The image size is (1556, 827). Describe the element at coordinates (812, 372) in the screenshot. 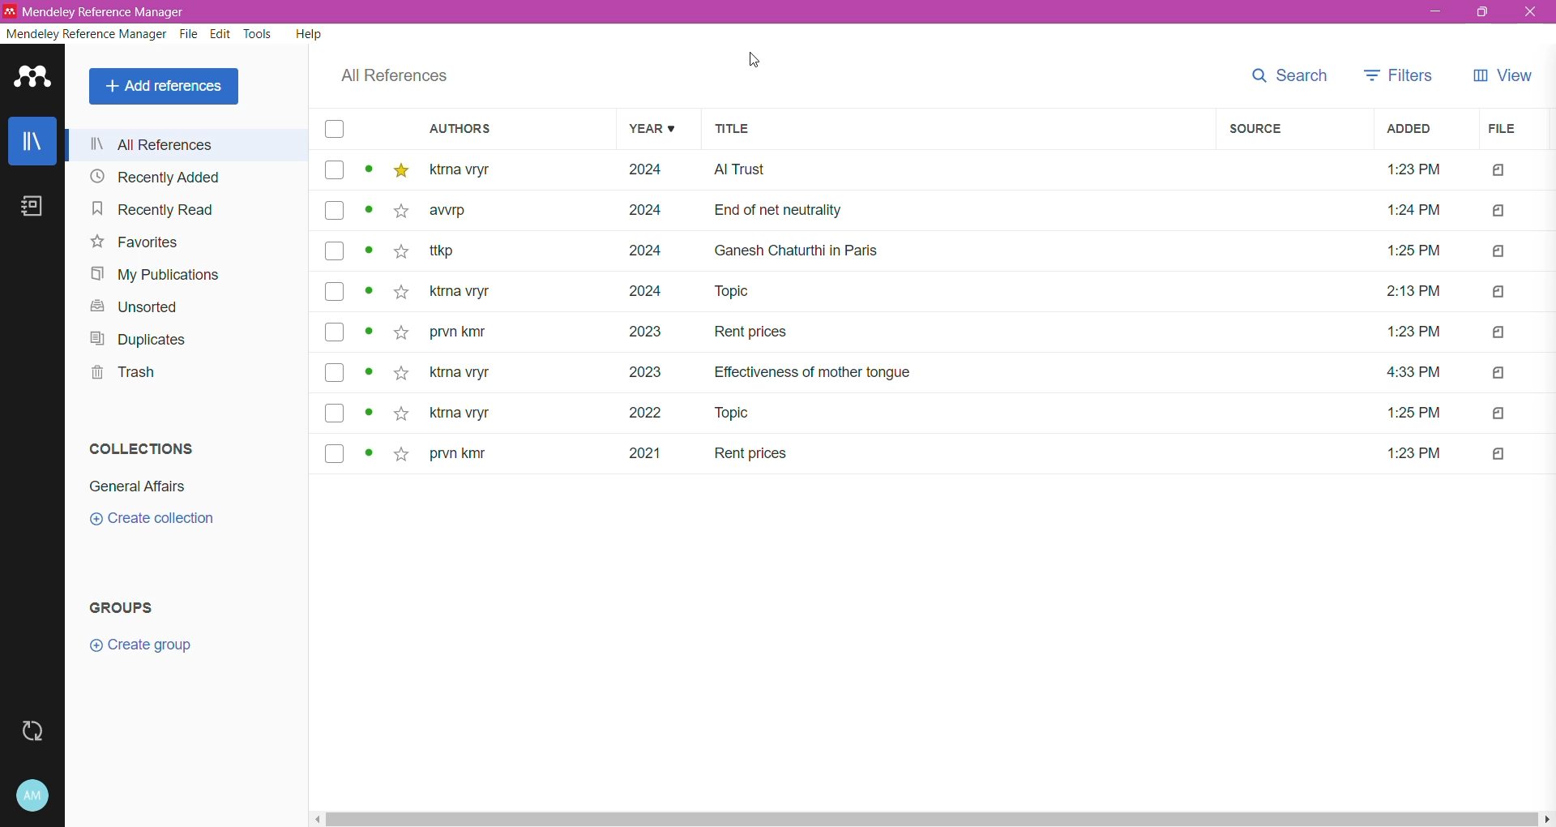

I see `effectiveness of mother tongue` at that location.